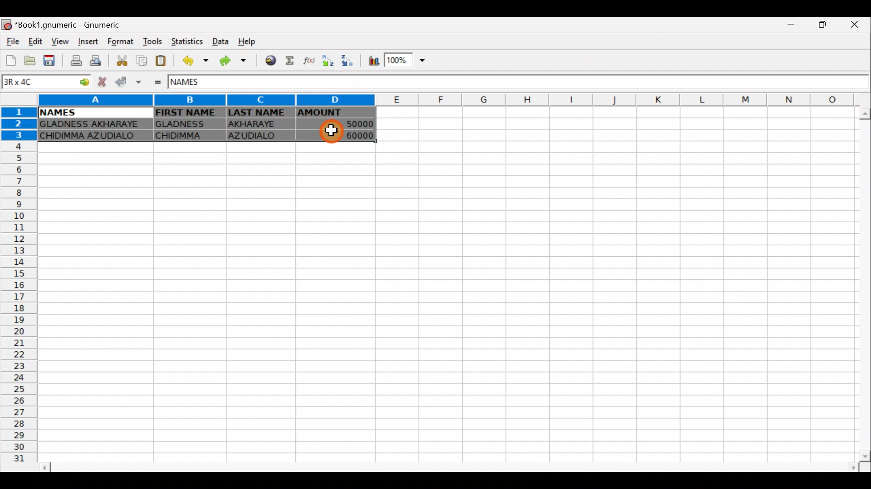 The width and height of the screenshot is (871, 489). Describe the element at coordinates (259, 125) in the screenshot. I see `AKHARAYE` at that location.